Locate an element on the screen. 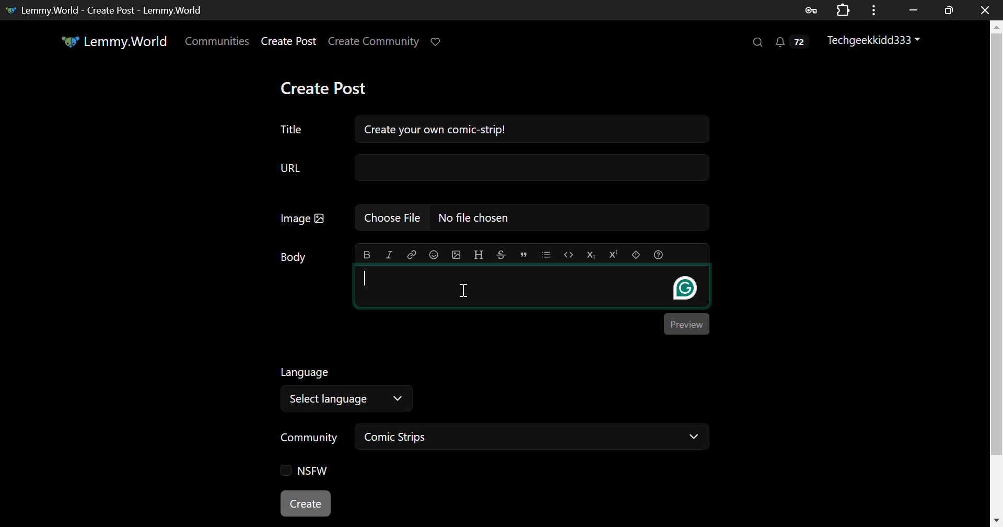 The height and width of the screenshot is (527, 1003). Search is located at coordinates (756, 42).